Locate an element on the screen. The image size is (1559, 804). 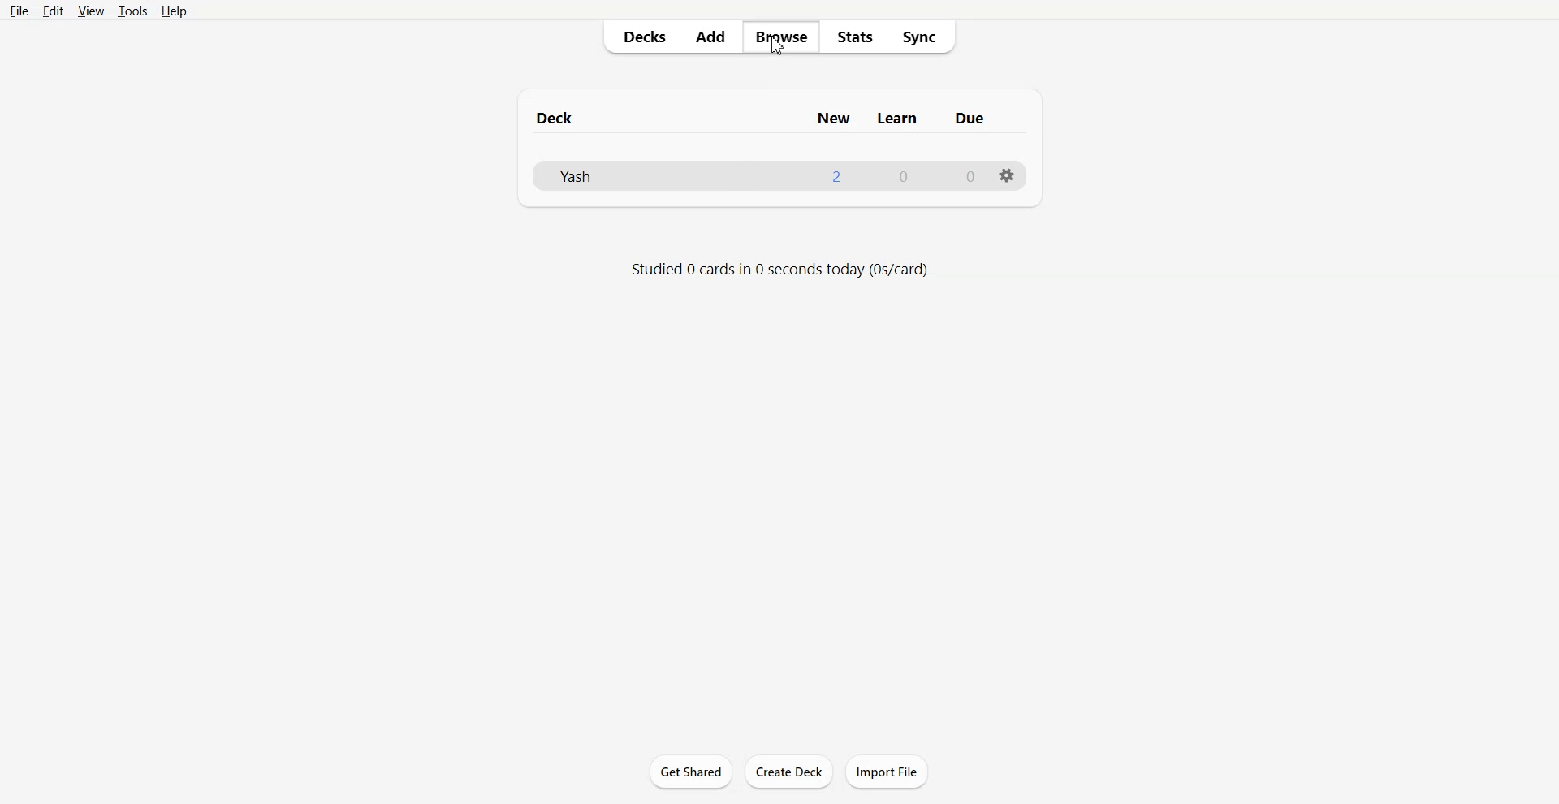
Edit is located at coordinates (54, 11).